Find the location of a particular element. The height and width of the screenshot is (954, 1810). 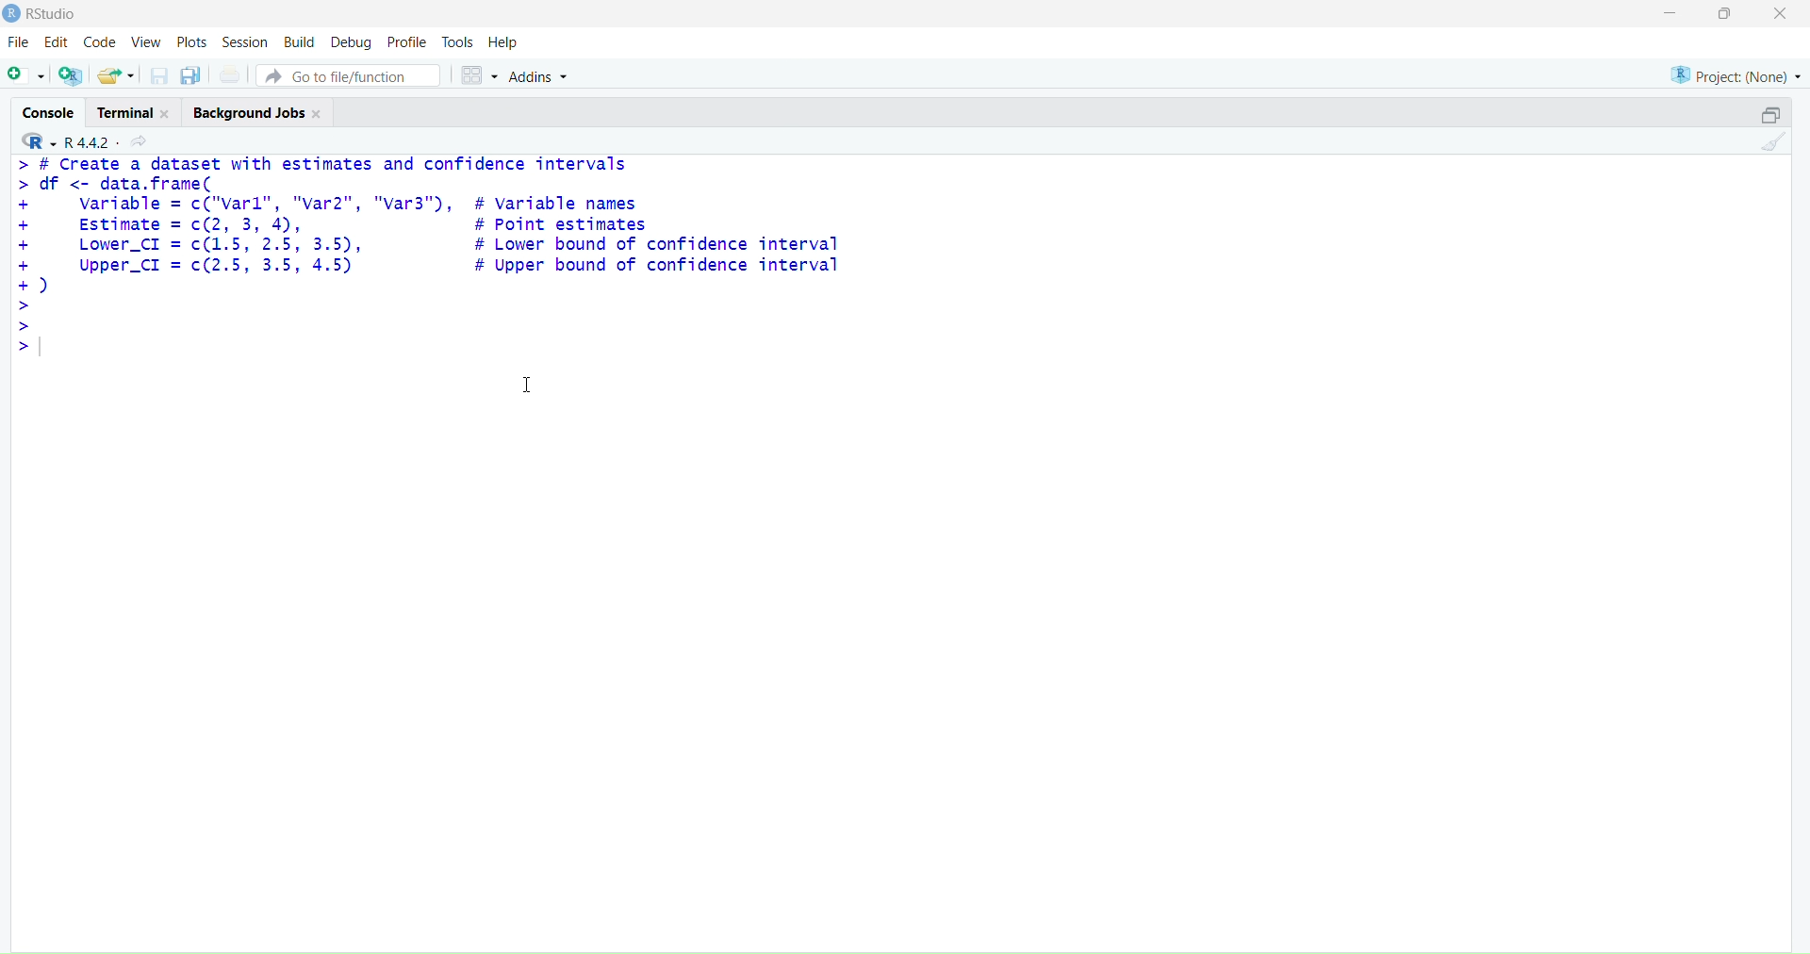

Project: (None) is located at coordinates (1736, 74).